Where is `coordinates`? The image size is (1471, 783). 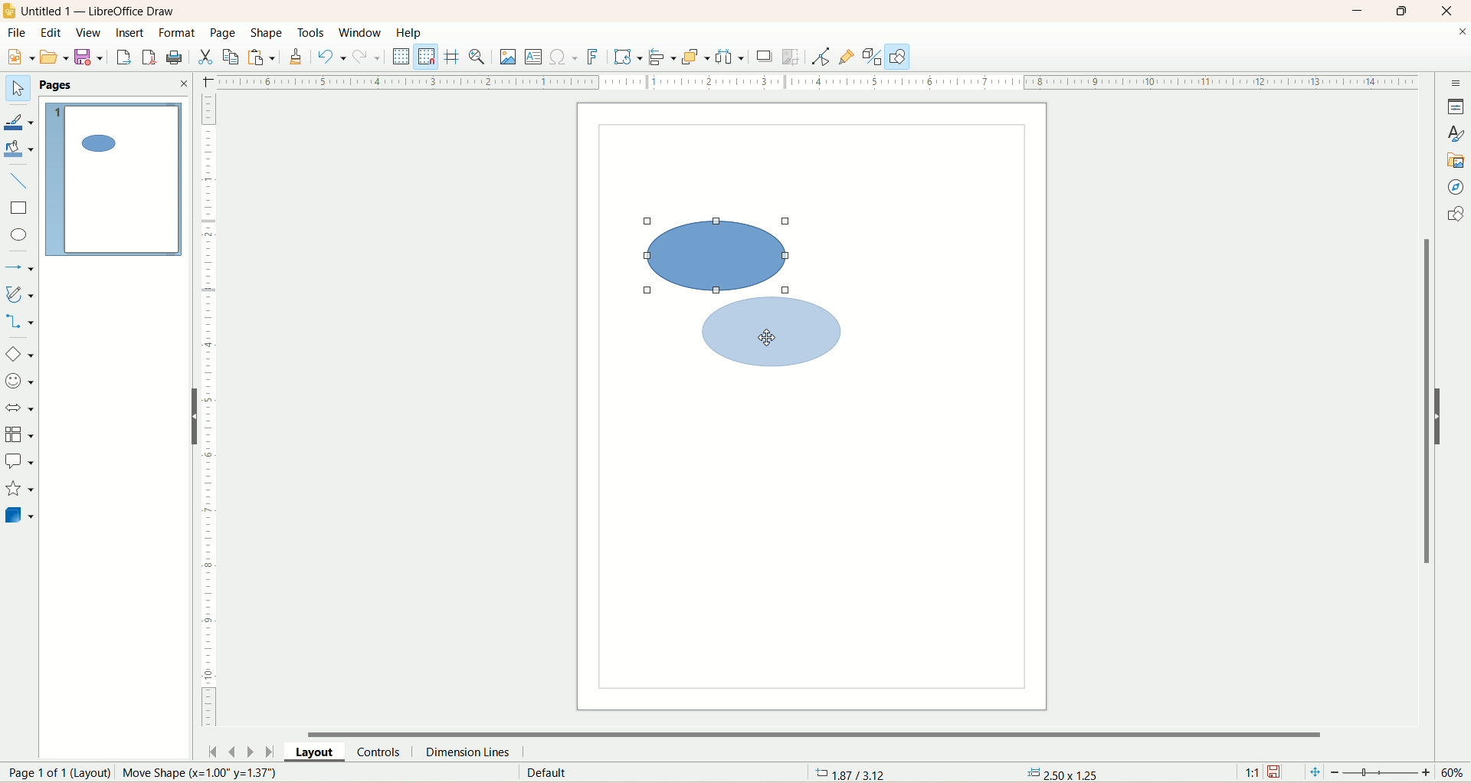 coordinates is located at coordinates (853, 774).